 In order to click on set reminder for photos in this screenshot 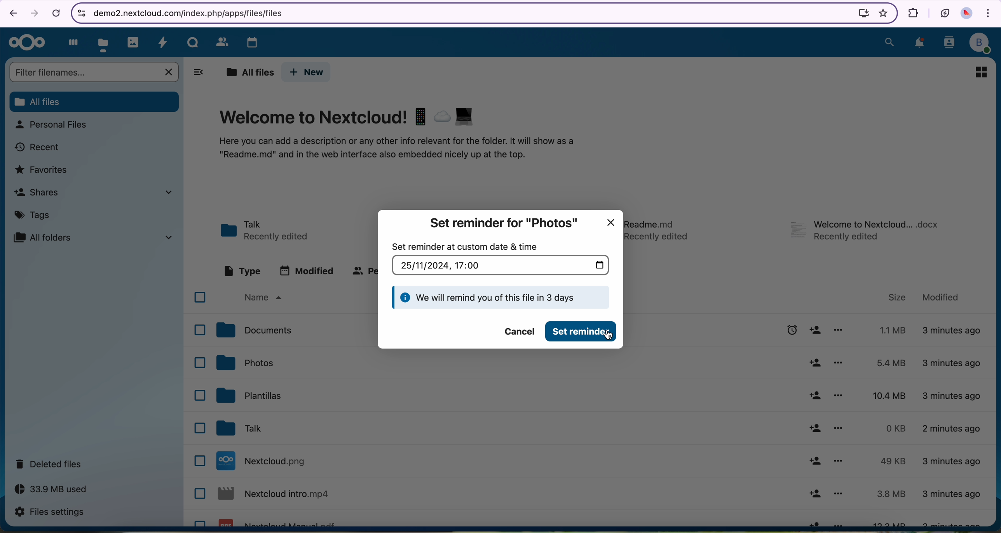, I will do `click(502, 223)`.